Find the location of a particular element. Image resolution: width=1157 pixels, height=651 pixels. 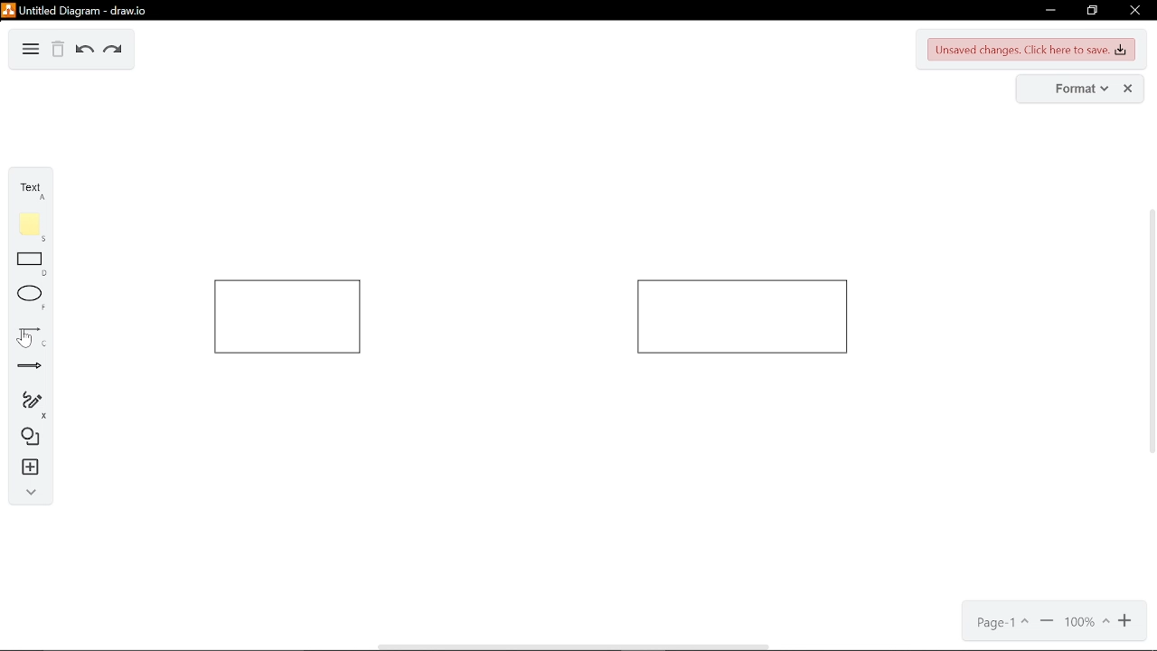

zoom out is located at coordinates (1047, 625).